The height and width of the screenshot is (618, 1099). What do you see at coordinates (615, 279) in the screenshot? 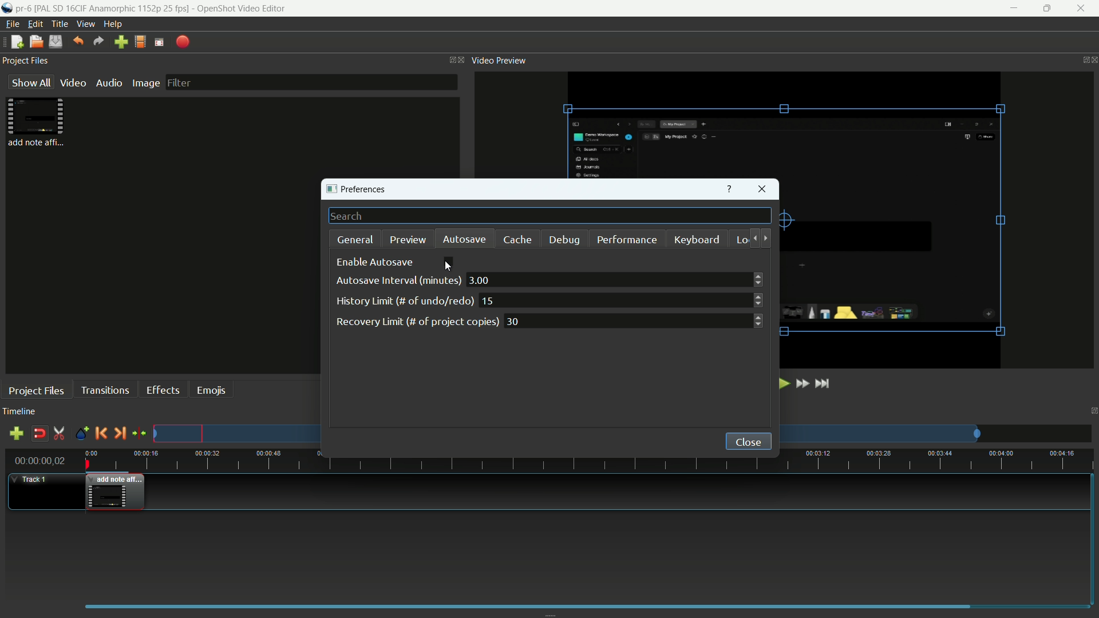
I see `3.00` at bounding box center [615, 279].